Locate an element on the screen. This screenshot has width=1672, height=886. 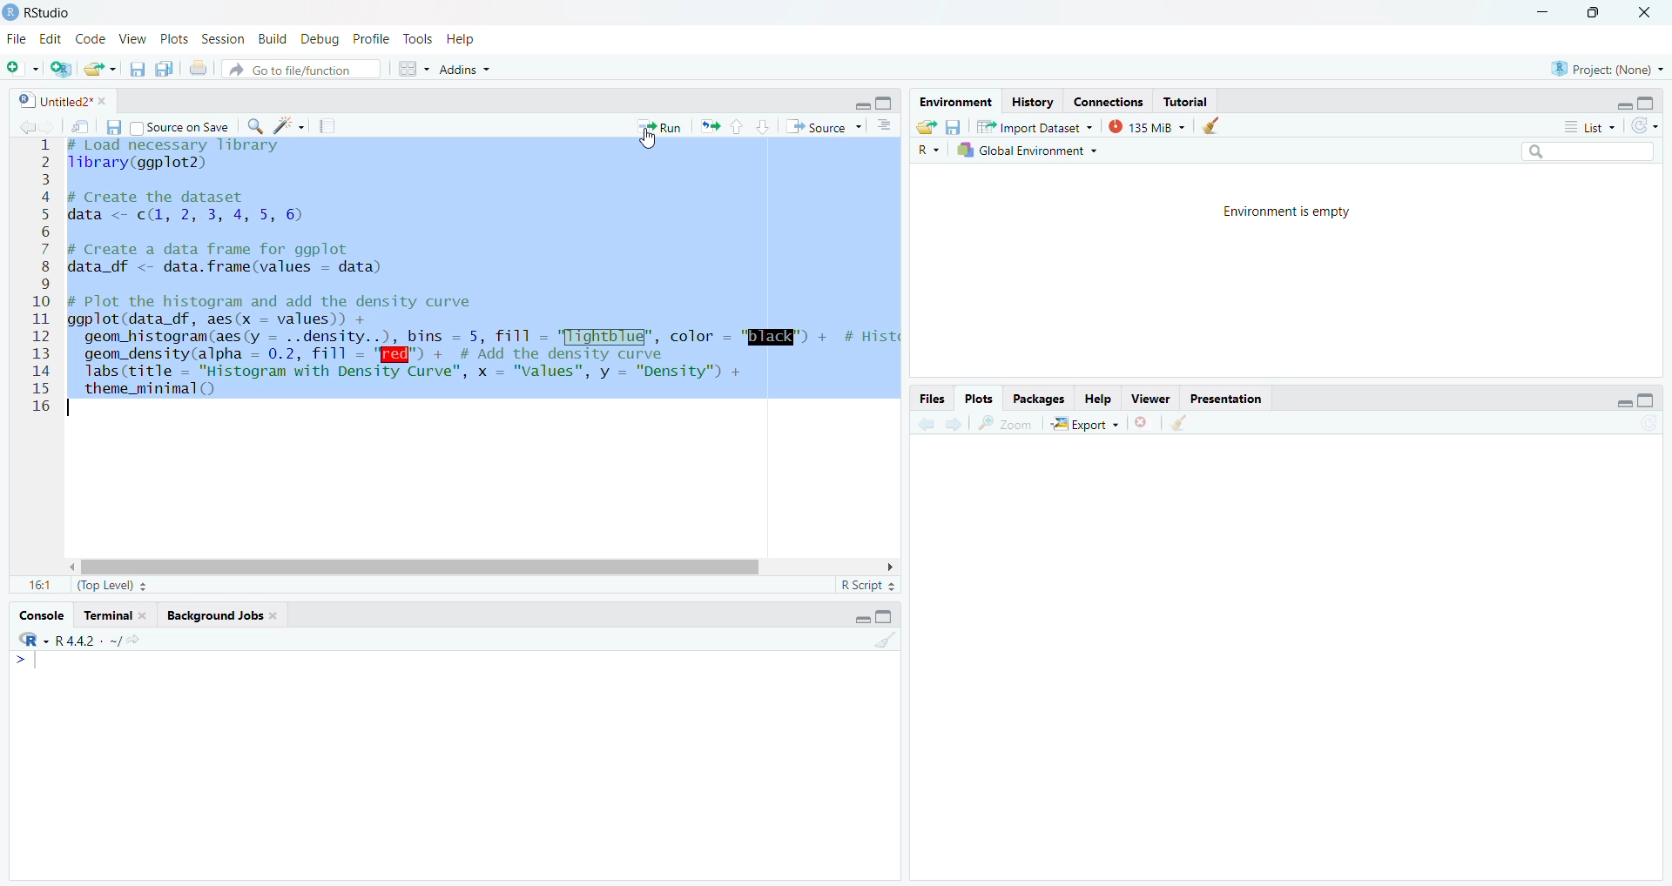
find/replace is located at coordinates (258, 126).